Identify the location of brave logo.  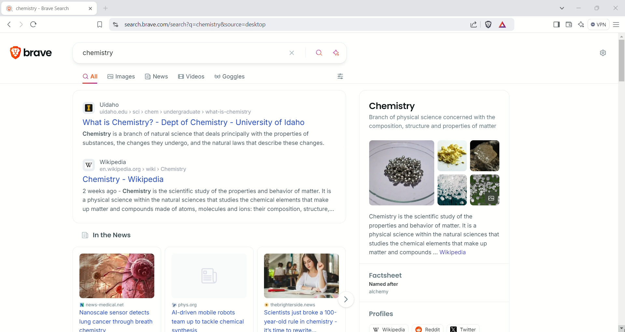
(16, 51).